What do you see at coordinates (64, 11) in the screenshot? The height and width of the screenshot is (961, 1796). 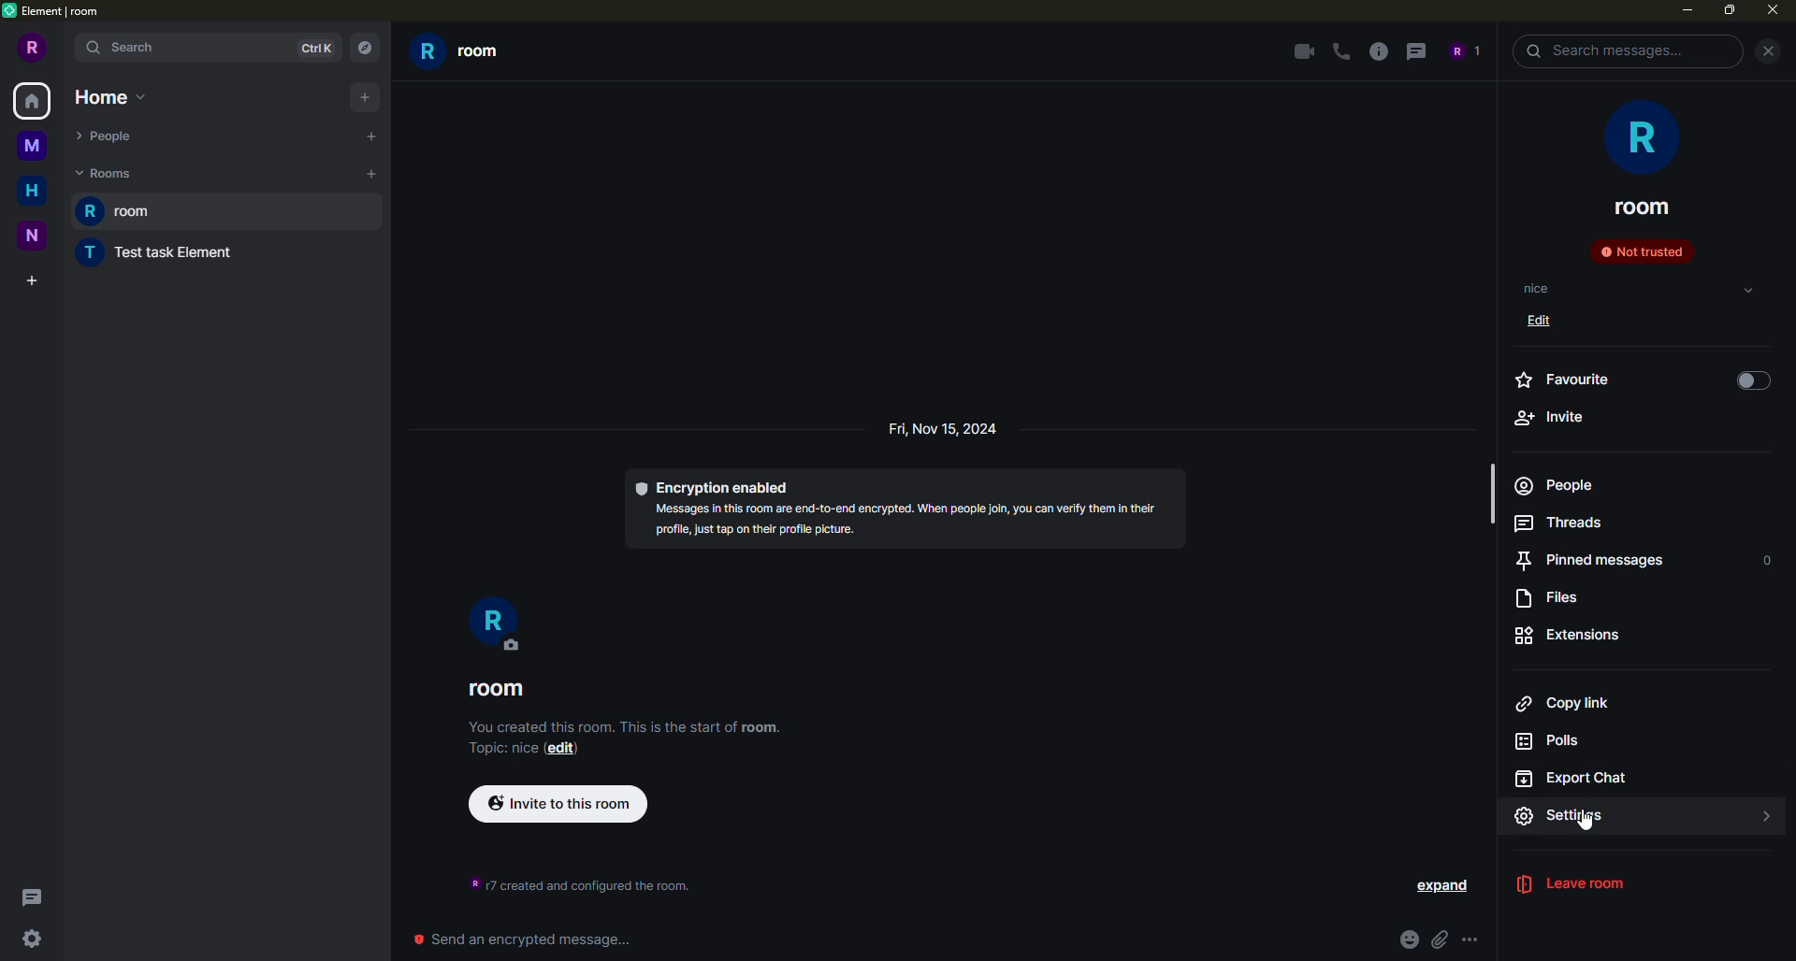 I see `element|room` at bounding box center [64, 11].